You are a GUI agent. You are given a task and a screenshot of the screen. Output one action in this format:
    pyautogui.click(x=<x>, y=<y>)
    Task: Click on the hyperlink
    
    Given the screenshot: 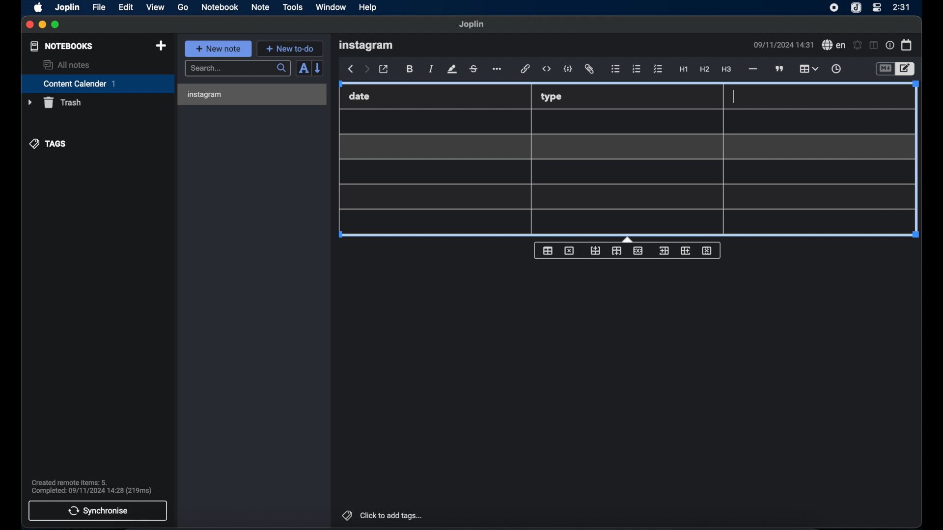 What is the action you would take?
    pyautogui.click(x=525, y=68)
    